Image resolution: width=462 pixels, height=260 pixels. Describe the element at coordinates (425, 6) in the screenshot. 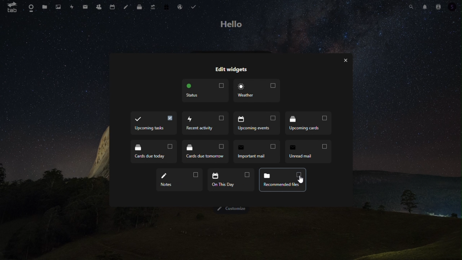

I see `notifications` at that location.